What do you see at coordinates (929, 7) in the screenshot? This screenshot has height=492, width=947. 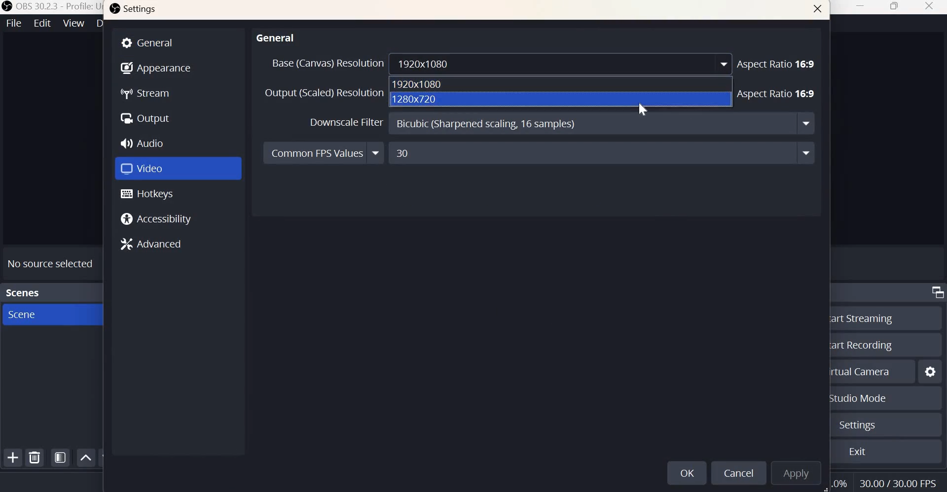 I see `close` at bounding box center [929, 7].